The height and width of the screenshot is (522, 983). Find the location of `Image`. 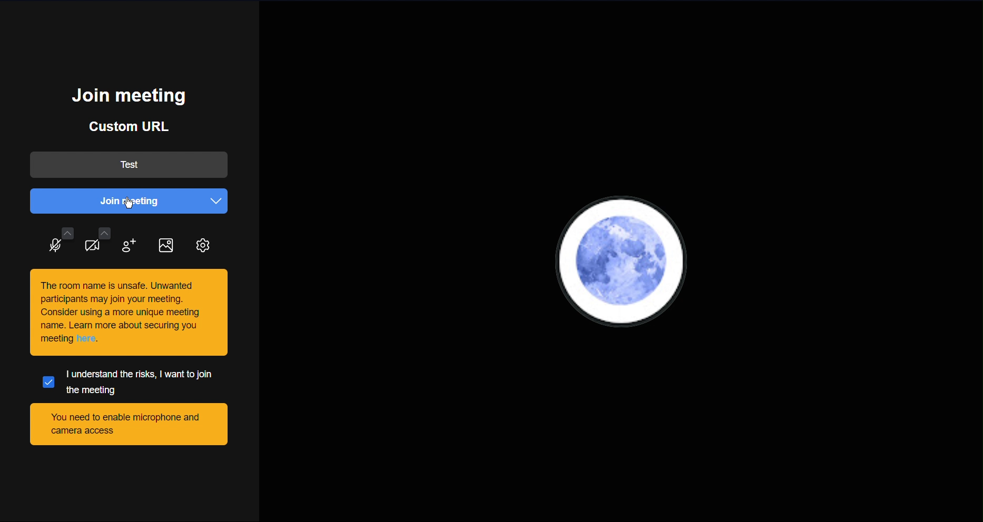

Image is located at coordinates (167, 241).